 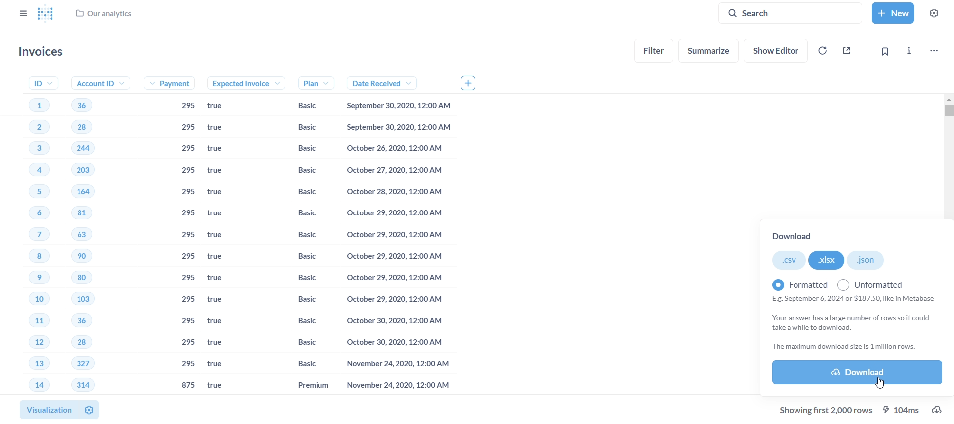 I want to click on more info, so click(x=908, y=49).